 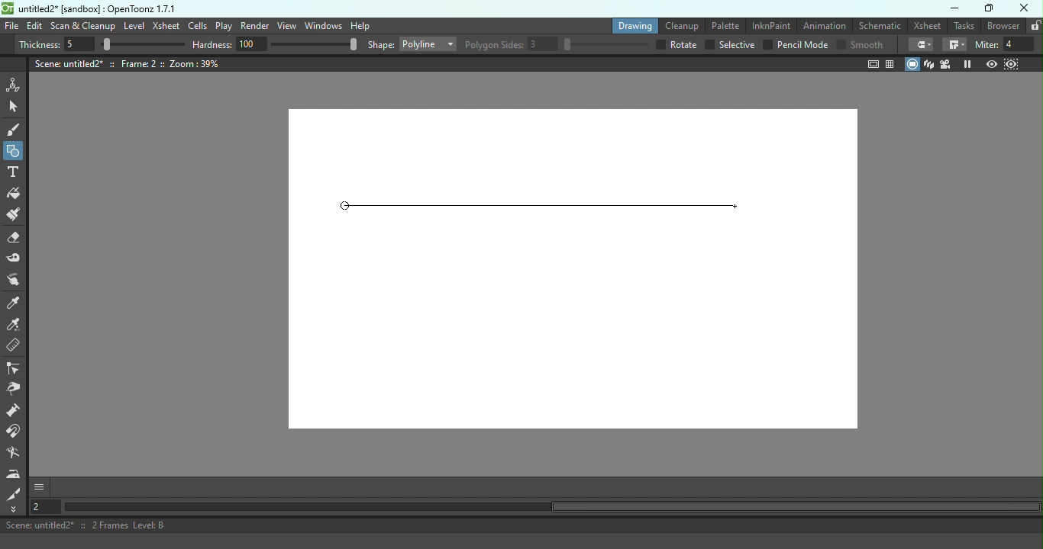 What do you see at coordinates (16, 494) in the screenshot?
I see `Cutter tool` at bounding box center [16, 494].